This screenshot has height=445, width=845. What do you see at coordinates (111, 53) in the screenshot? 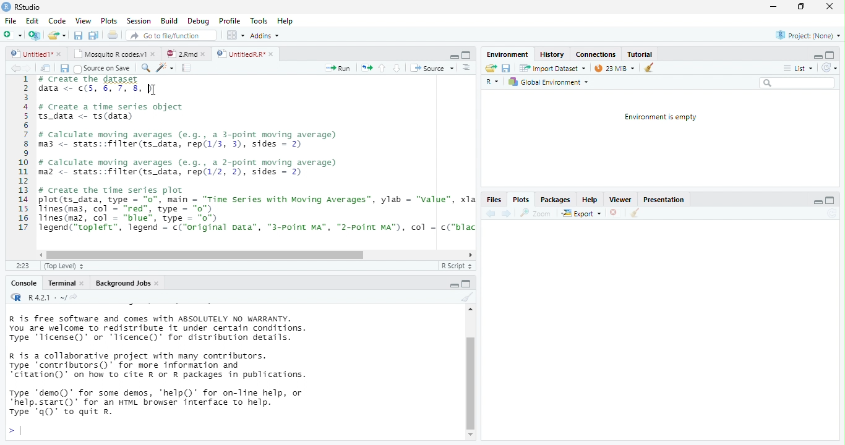
I see `Mosquito R codes.v1` at bounding box center [111, 53].